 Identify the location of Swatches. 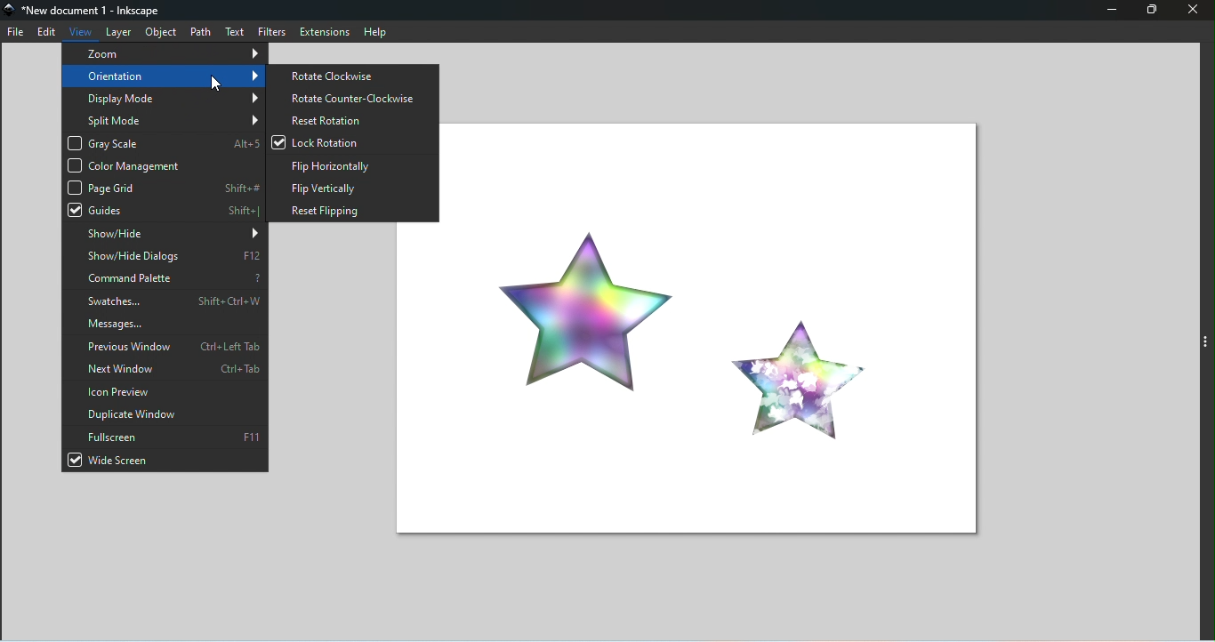
(165, 300).